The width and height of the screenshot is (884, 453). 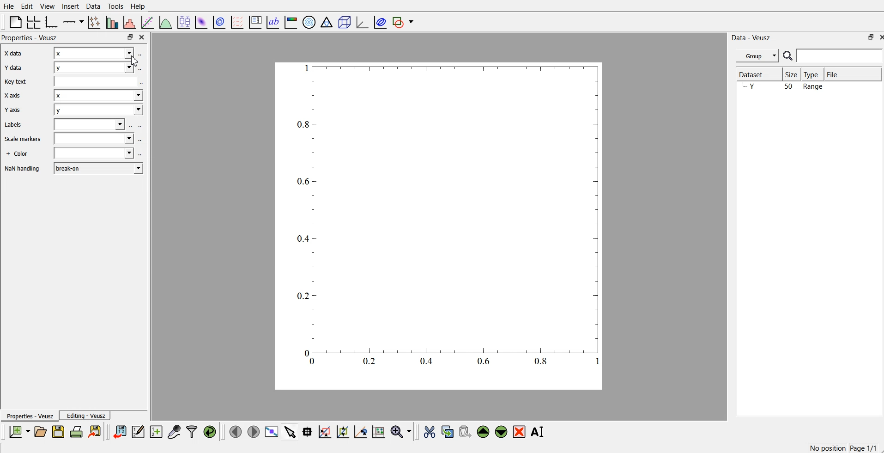 I want to click on recenter graph axes, so click(x=360, y=432).